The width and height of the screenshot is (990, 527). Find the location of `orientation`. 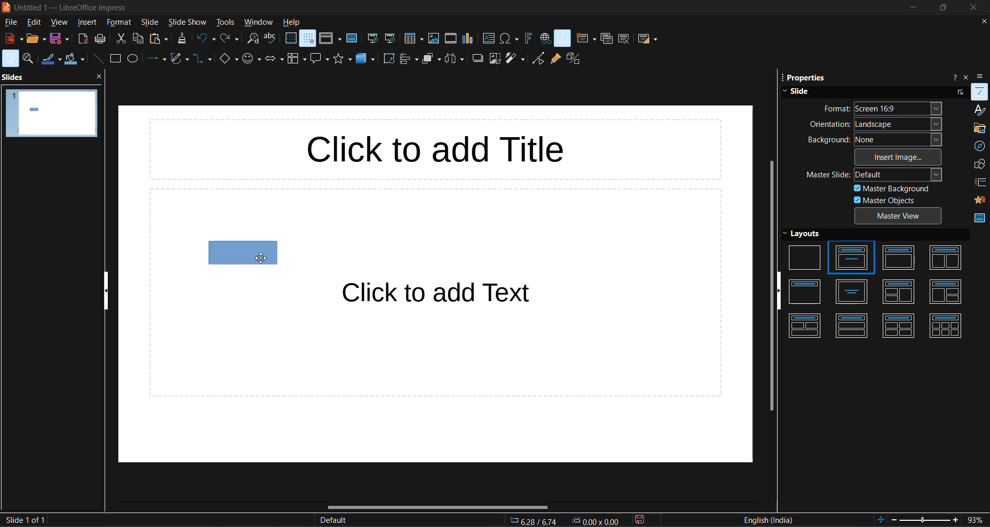

orientation is located at coordinates (876, 125).